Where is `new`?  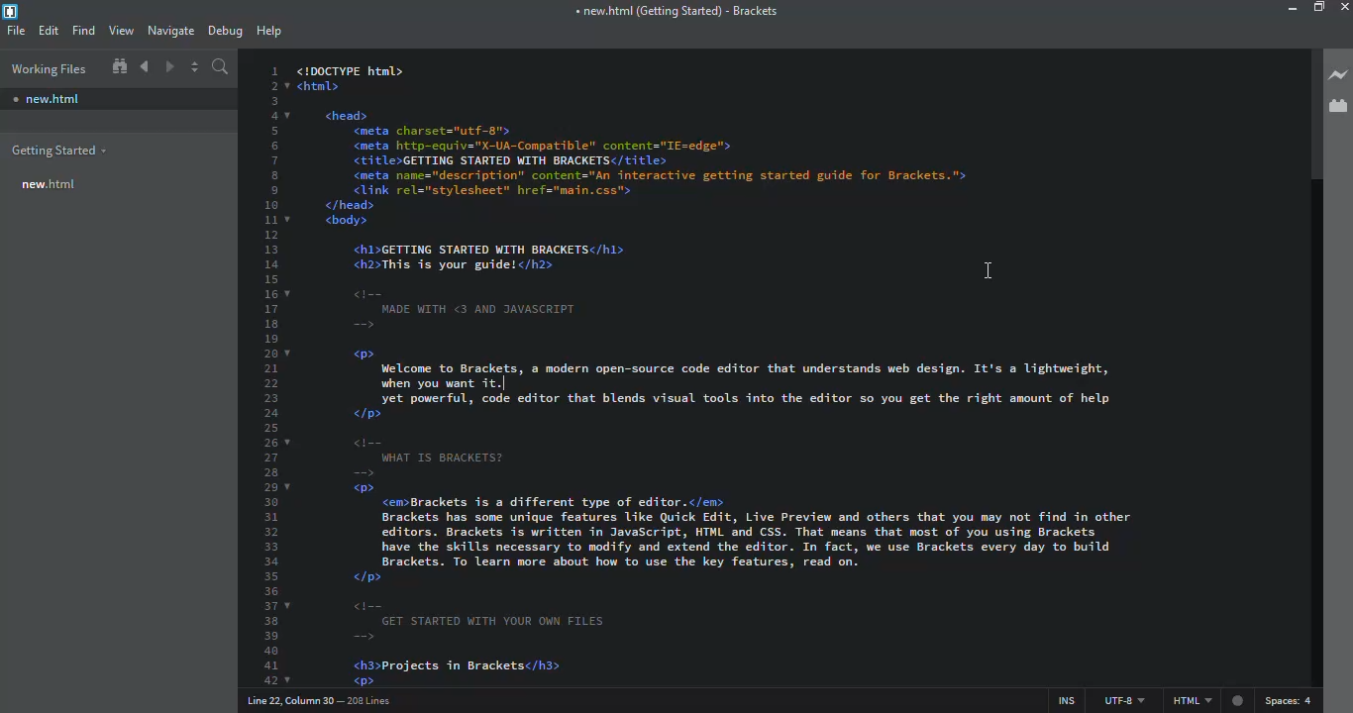 new is located at coordinates (48, 99).